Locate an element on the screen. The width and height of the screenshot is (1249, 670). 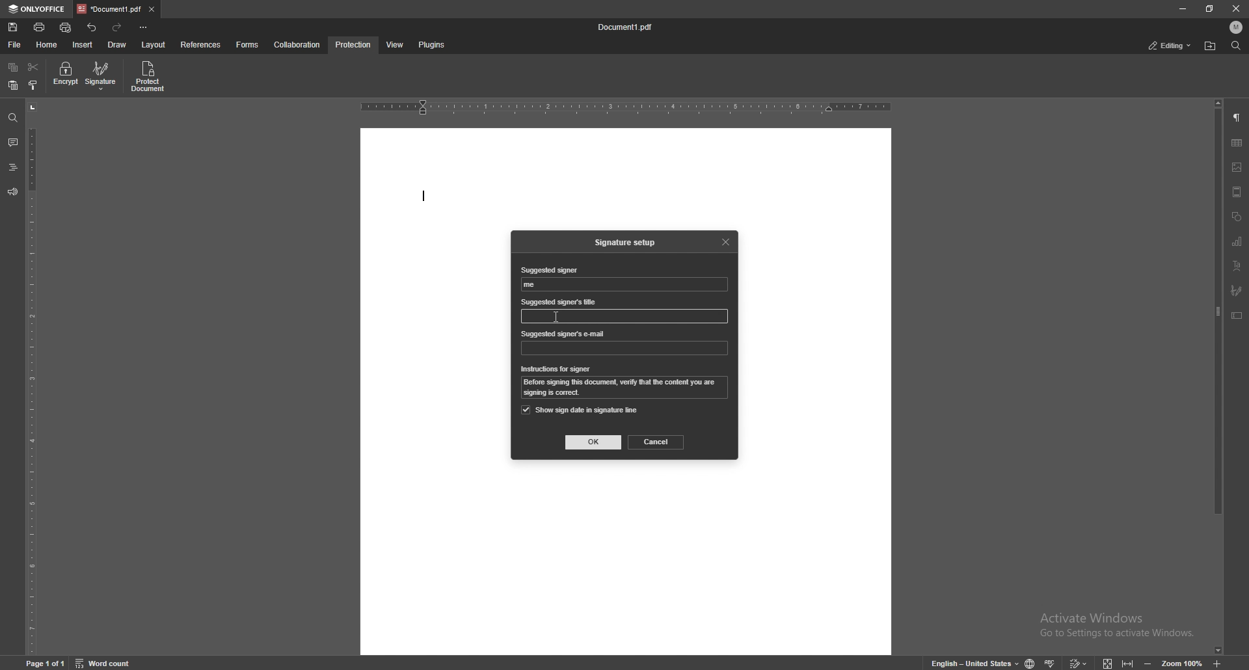
instrauctions for signer is located at coordinates (556, 369).